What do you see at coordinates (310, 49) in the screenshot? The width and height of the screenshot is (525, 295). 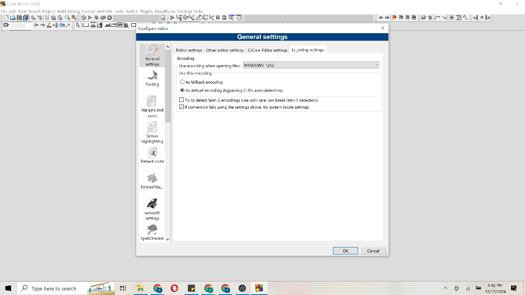 I see `Encoding settings` at bounding box center [310, 49].